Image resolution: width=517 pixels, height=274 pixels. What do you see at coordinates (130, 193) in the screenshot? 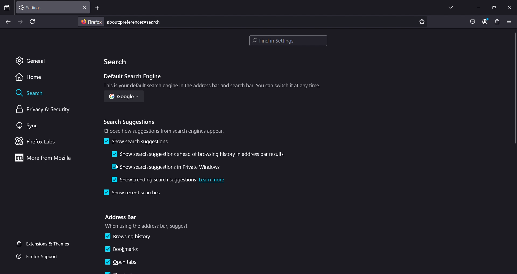
I see `show recent searches` at bounding box center [130, 193].